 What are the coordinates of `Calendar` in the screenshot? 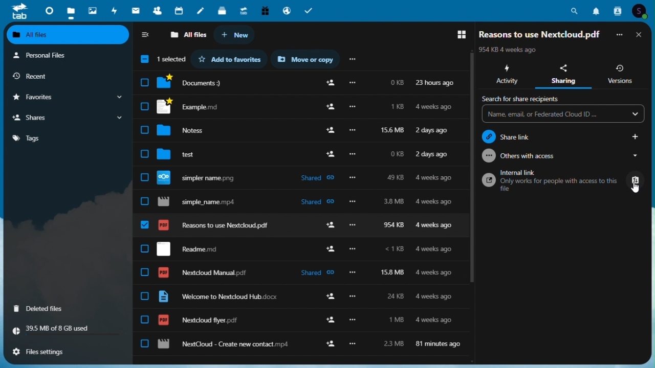 It's located at (179, 11).